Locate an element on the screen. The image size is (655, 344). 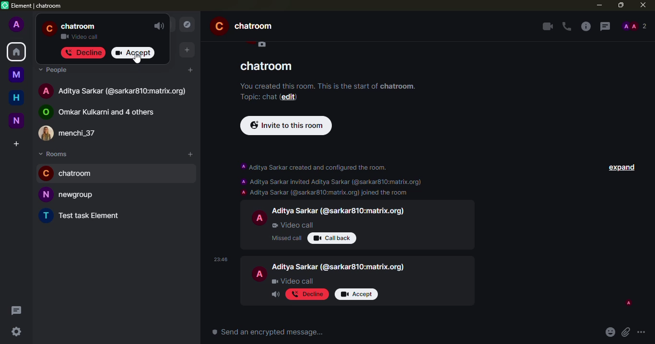
threads is located at coordinates (18, 310).